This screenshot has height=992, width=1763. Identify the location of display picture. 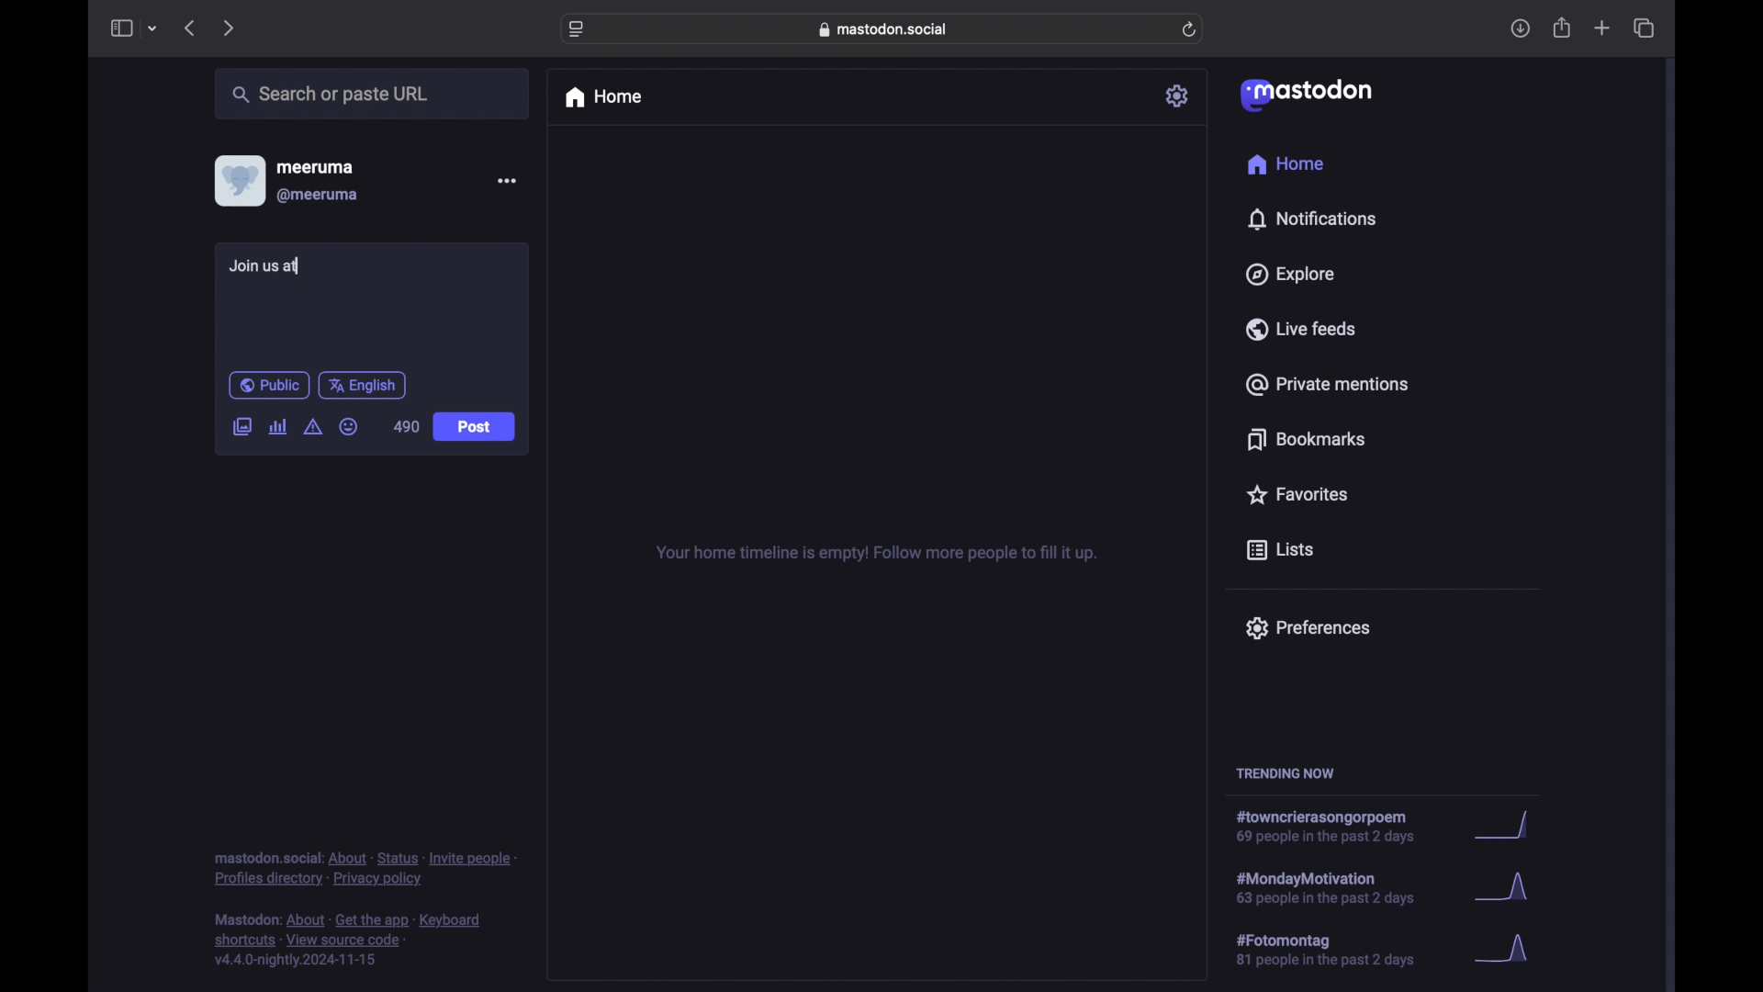
(238, 180).